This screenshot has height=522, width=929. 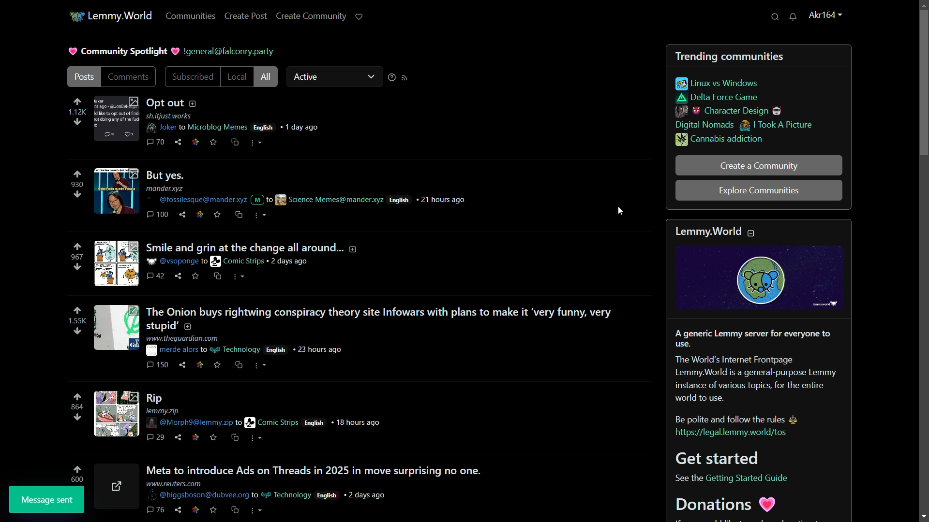 What do you see at coordinates (236, 511) in the screenshot?
I see `cs` at bounding box center [236, 511].